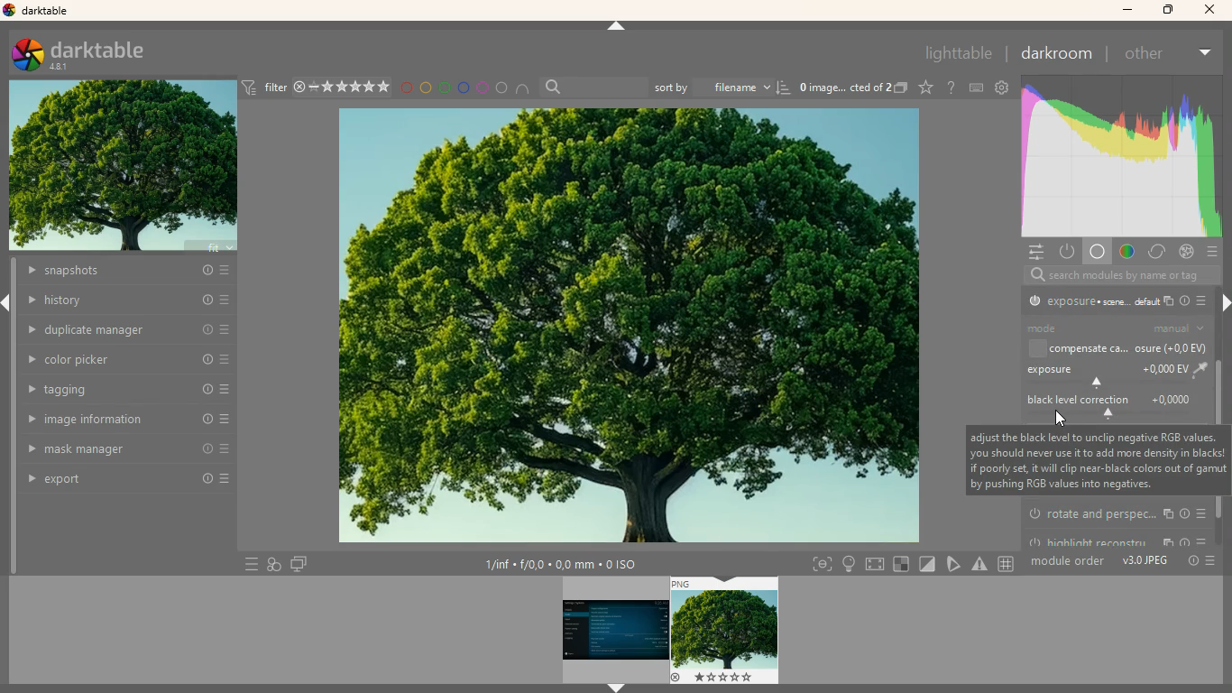 This screenshot has width=1232, height=693. I want to click on darktable, so click(90, 56).